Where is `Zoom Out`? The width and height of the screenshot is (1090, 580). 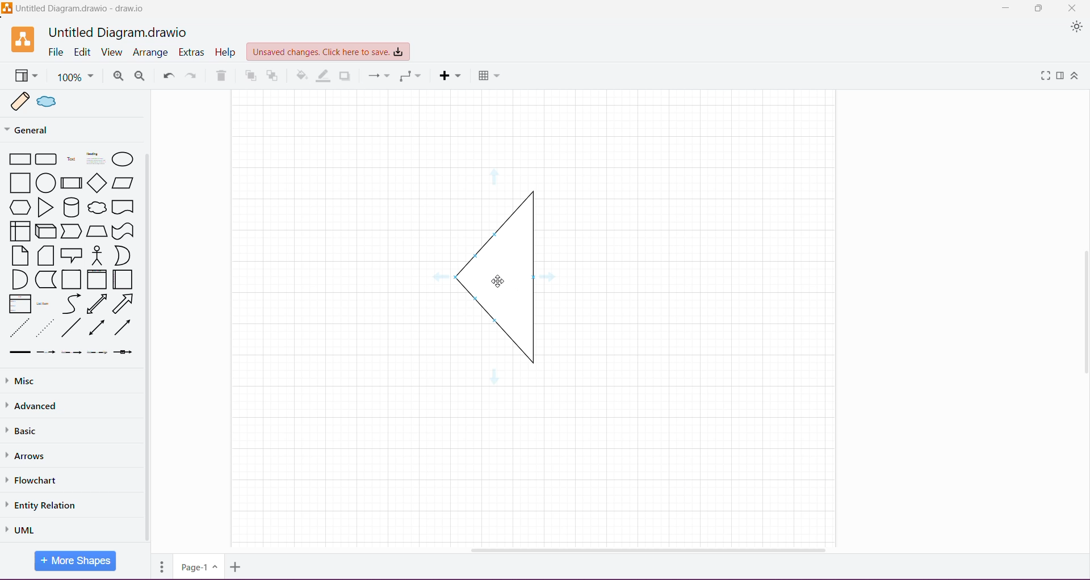 Zoom Out is located at coordinates (138, 76).